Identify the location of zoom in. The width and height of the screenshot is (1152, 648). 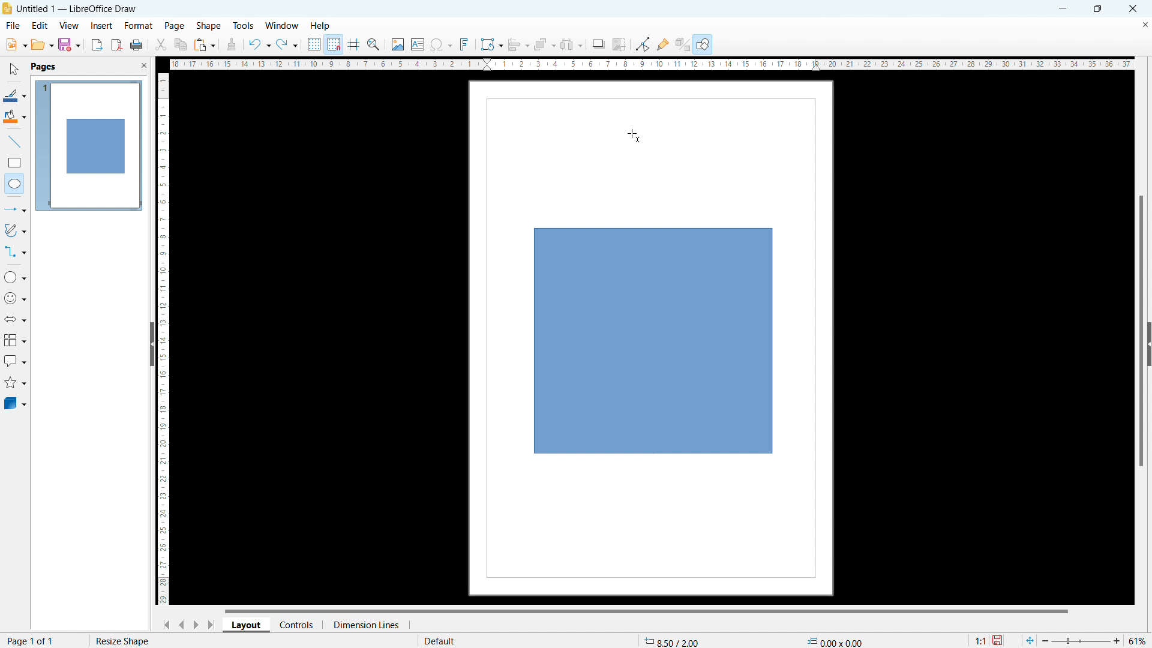
(1117, 640).